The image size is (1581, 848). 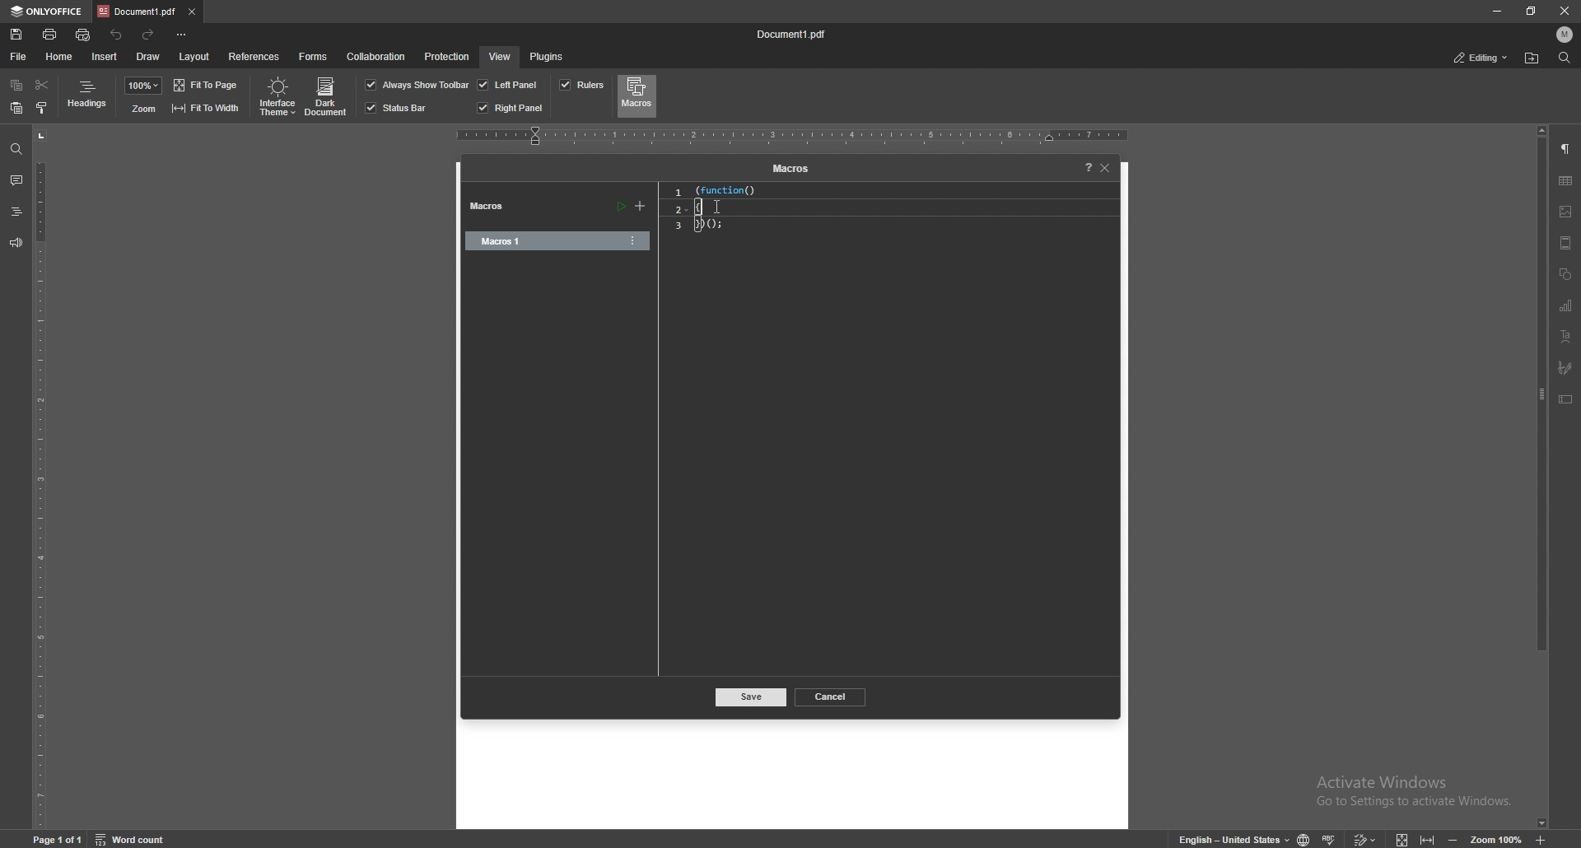 What do you see at coordinates (641, 207) in the screenshot?
I see `add macro` at bounding box center [641, 207].